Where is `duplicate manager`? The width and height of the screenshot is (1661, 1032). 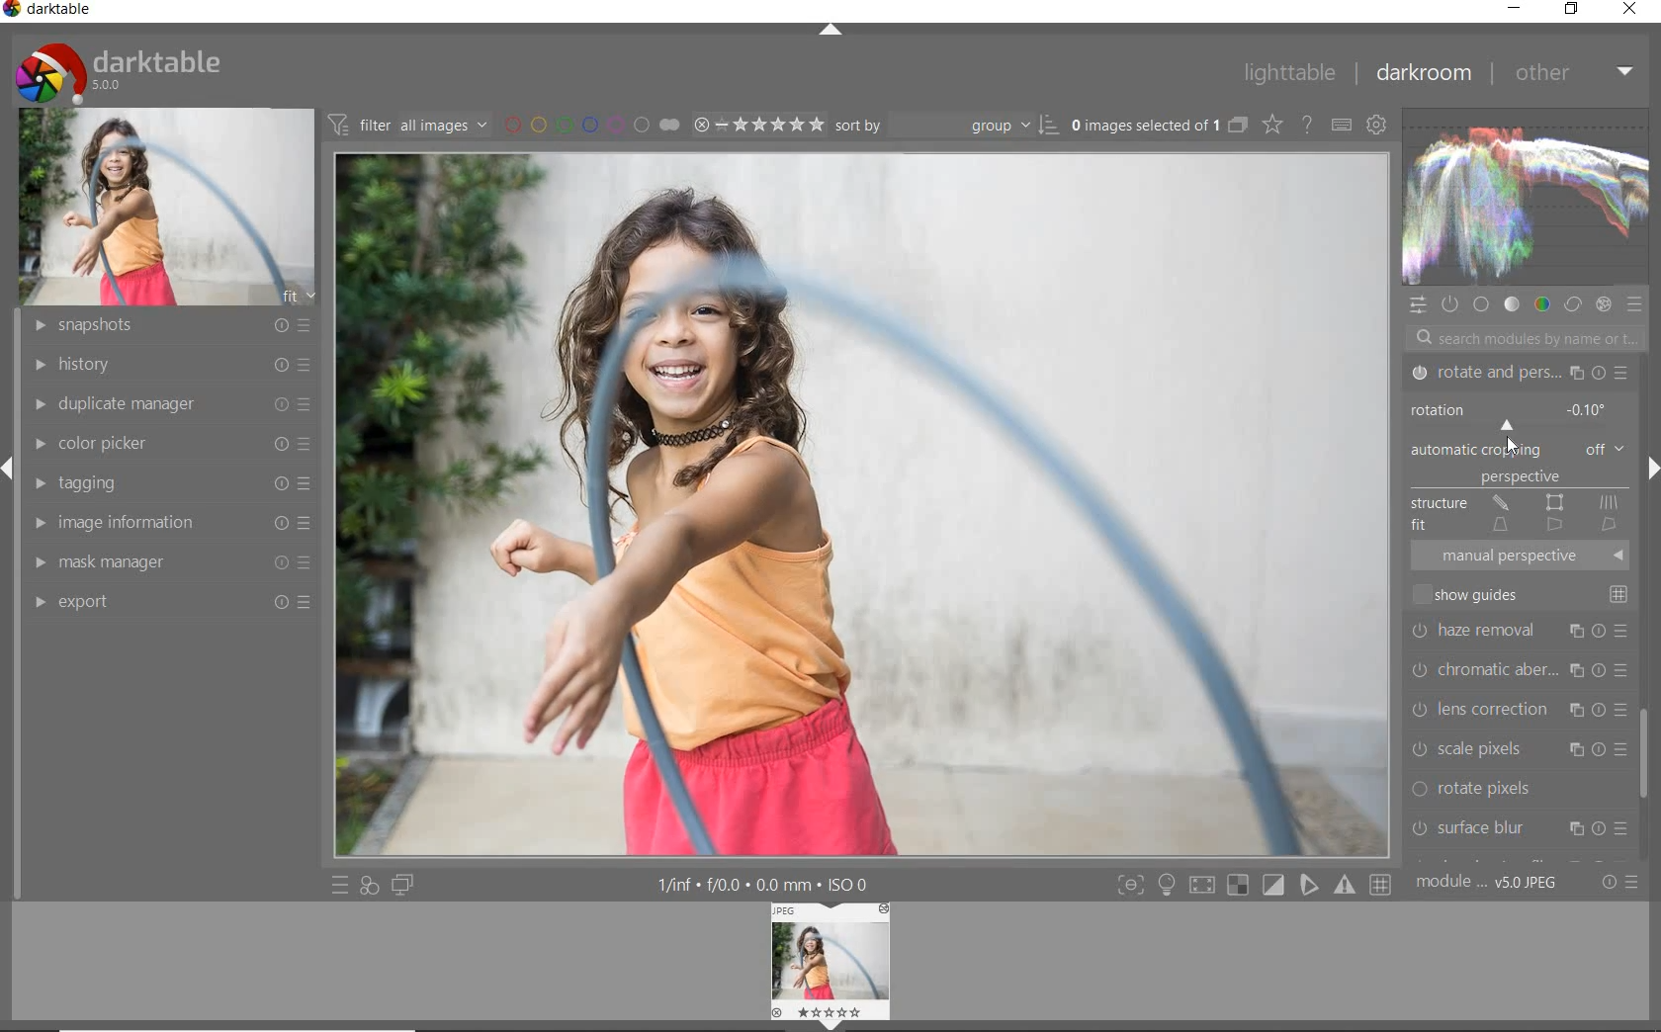 duplicate manager is located at coordinates (173, 404).